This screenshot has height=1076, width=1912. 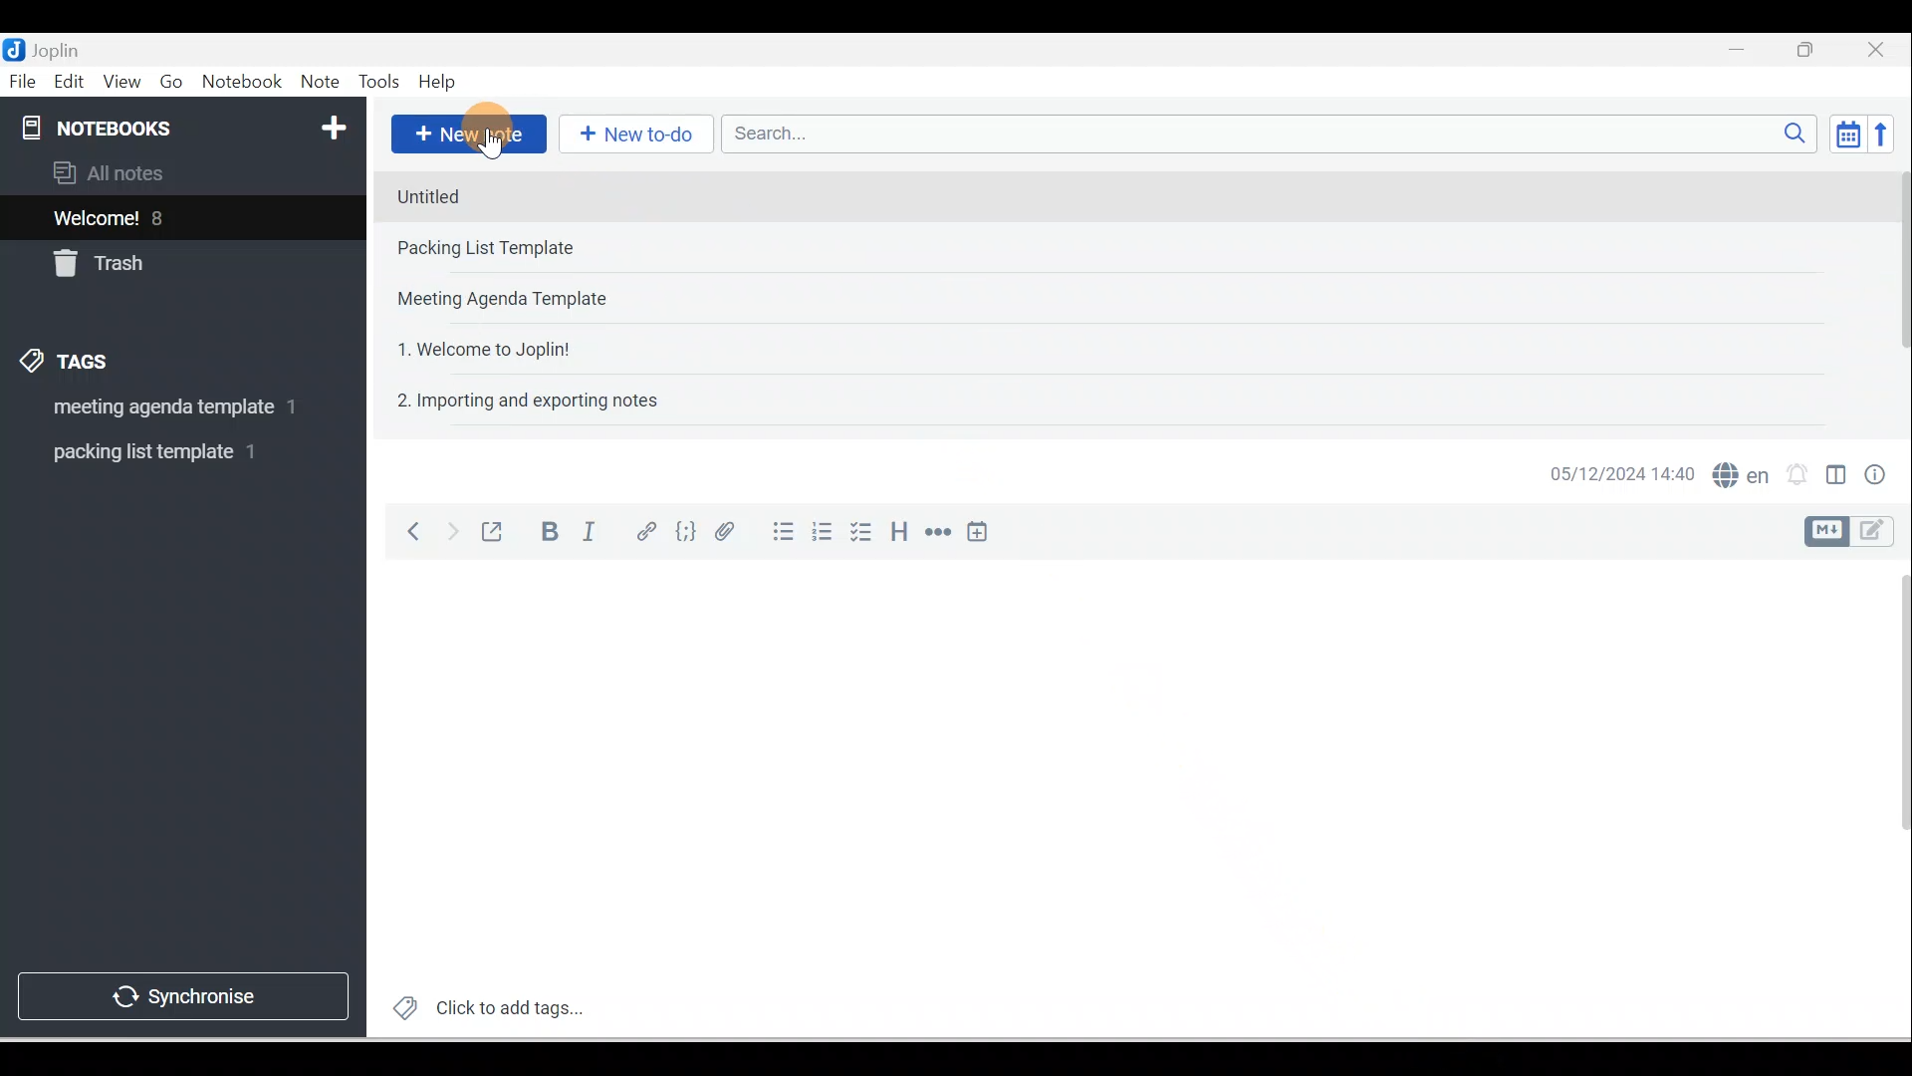 I want to click on Toggle editors, so click(x=1836, y=478).